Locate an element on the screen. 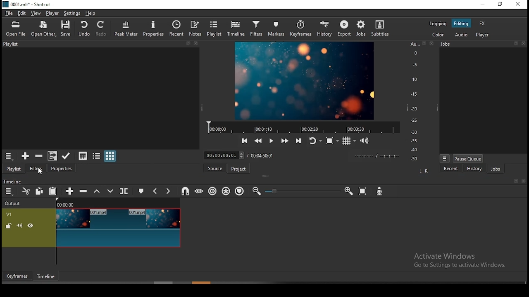  snap is located at coordinates (183, 191).